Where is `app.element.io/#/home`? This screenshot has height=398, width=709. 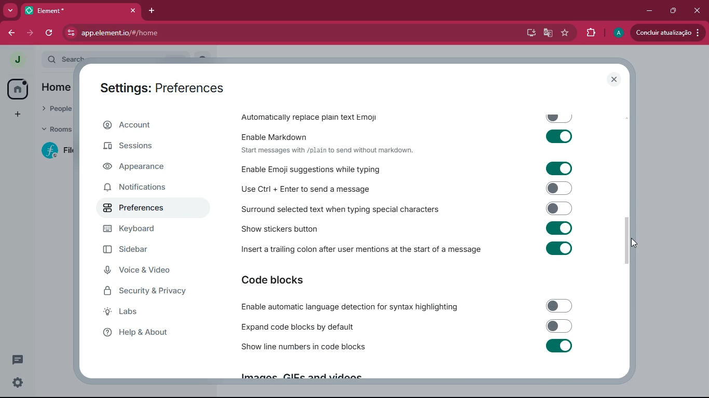 app.element.io/#/home is located at coordinates (165, 33).